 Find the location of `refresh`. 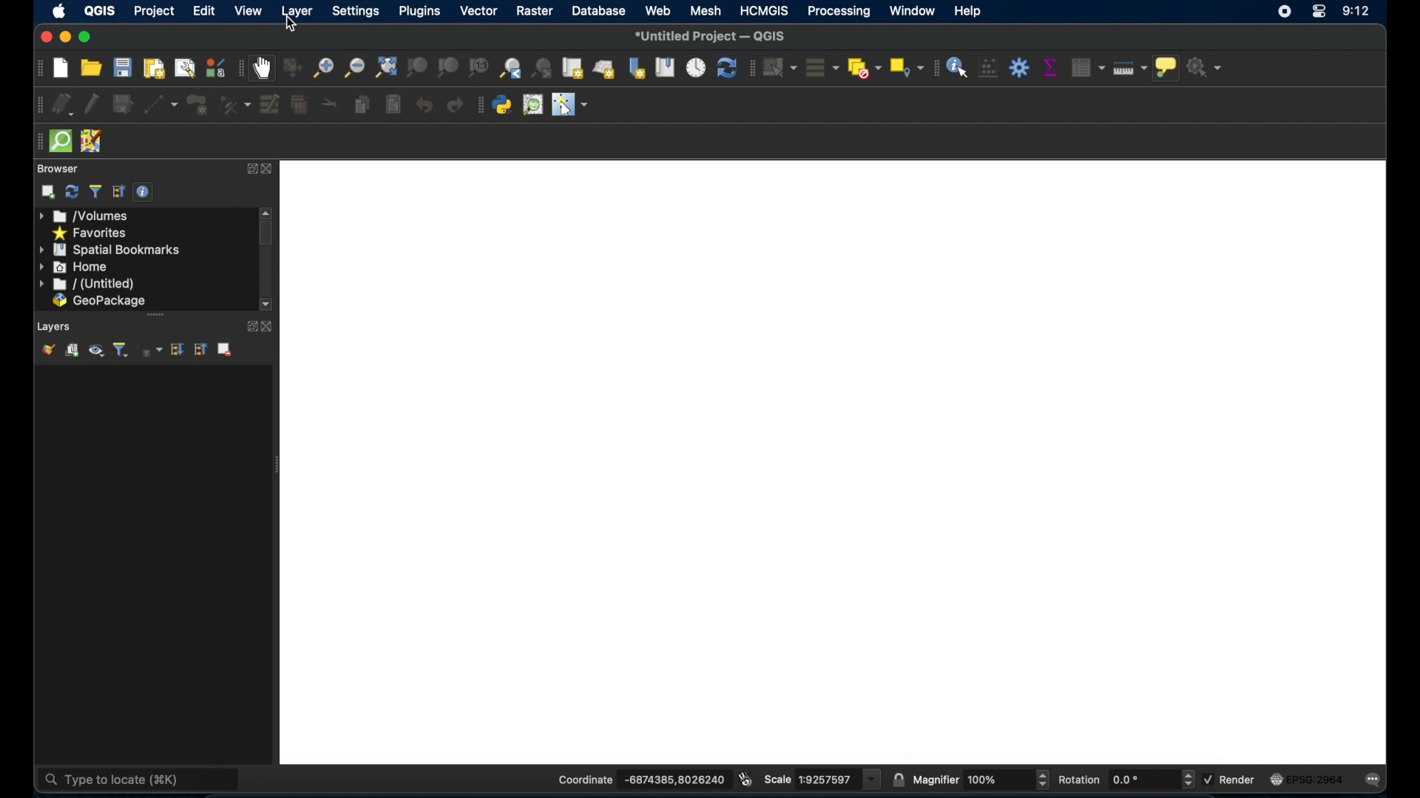

refresh is located at coordinates (72, 192).